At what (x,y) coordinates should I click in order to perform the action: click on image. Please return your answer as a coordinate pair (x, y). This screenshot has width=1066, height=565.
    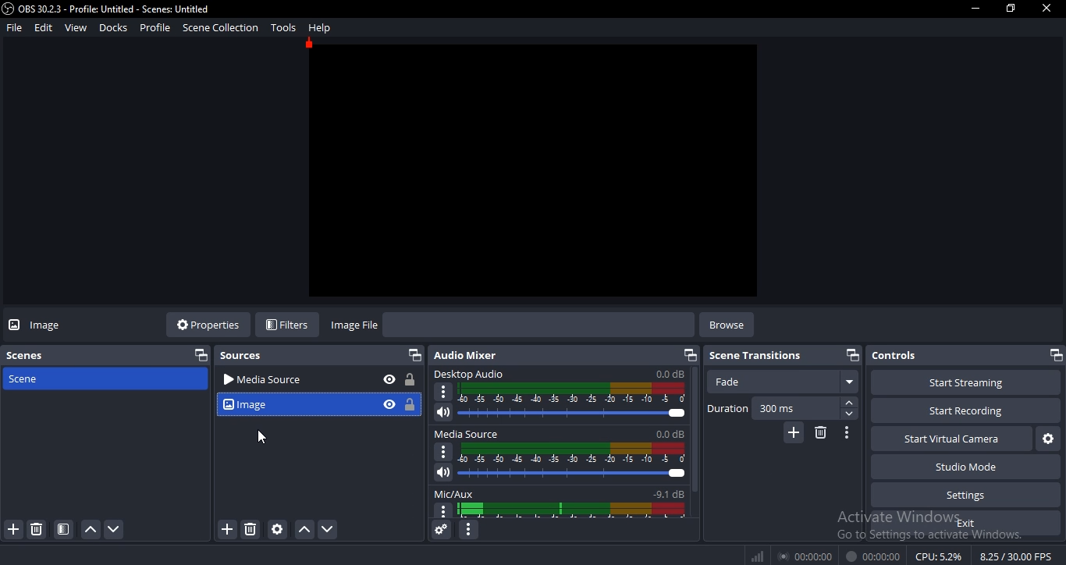
    Looking at the image, I should click on (52, 328).